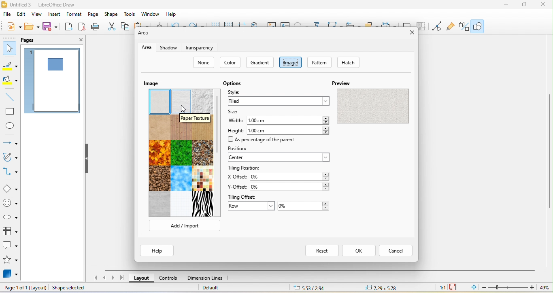 This screenshot has height=293, width=553. Describe the element at coordinates (240, 93) in the screenshot. I see `style` at that location.